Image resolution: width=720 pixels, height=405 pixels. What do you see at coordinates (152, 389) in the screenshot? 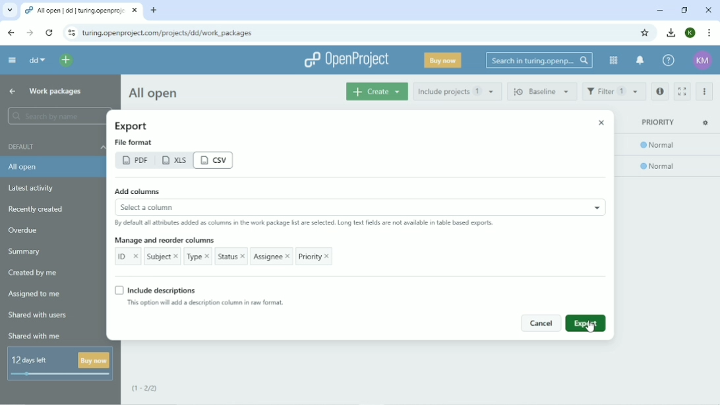
I see `(1-2/2)` at bounding box center [152, 389].